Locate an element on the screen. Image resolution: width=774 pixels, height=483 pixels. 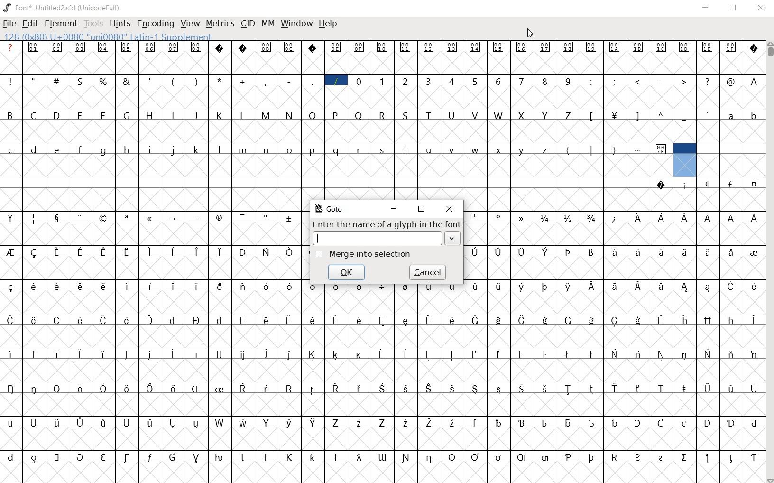
& is located at coordinates (127, 81).